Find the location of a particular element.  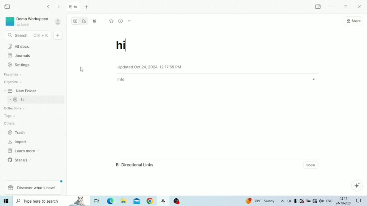

Show is located at coordinates (312, 165).